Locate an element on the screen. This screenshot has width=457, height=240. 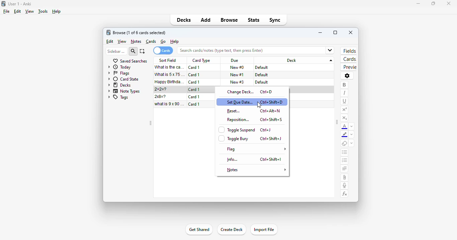
what is 9x90=? is located at coordinates (170, 104).